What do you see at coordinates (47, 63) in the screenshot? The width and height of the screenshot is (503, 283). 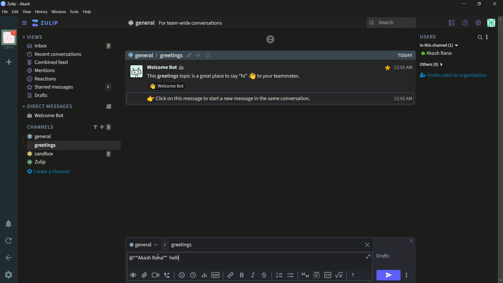 I see `combined feed` at bounding box center [47, 63].